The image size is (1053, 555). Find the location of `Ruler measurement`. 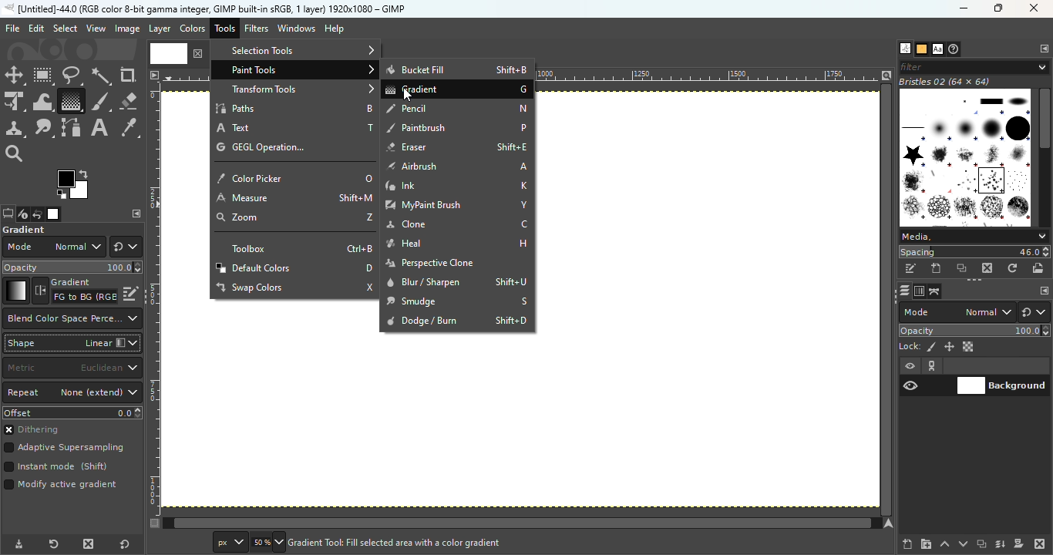

Ruler measurement is located at coordinates (227, 543).